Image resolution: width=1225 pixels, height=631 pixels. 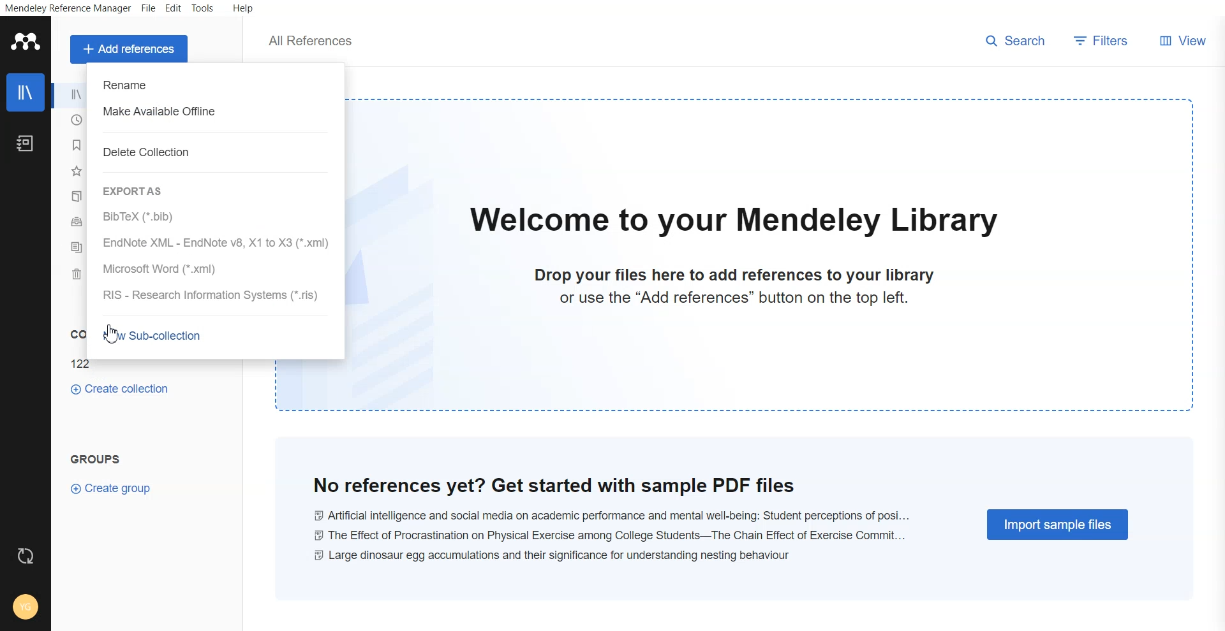 What do you see at coordinates (26, 92) in the screenshot?
I see `Library` at bounding box center [26, 92].